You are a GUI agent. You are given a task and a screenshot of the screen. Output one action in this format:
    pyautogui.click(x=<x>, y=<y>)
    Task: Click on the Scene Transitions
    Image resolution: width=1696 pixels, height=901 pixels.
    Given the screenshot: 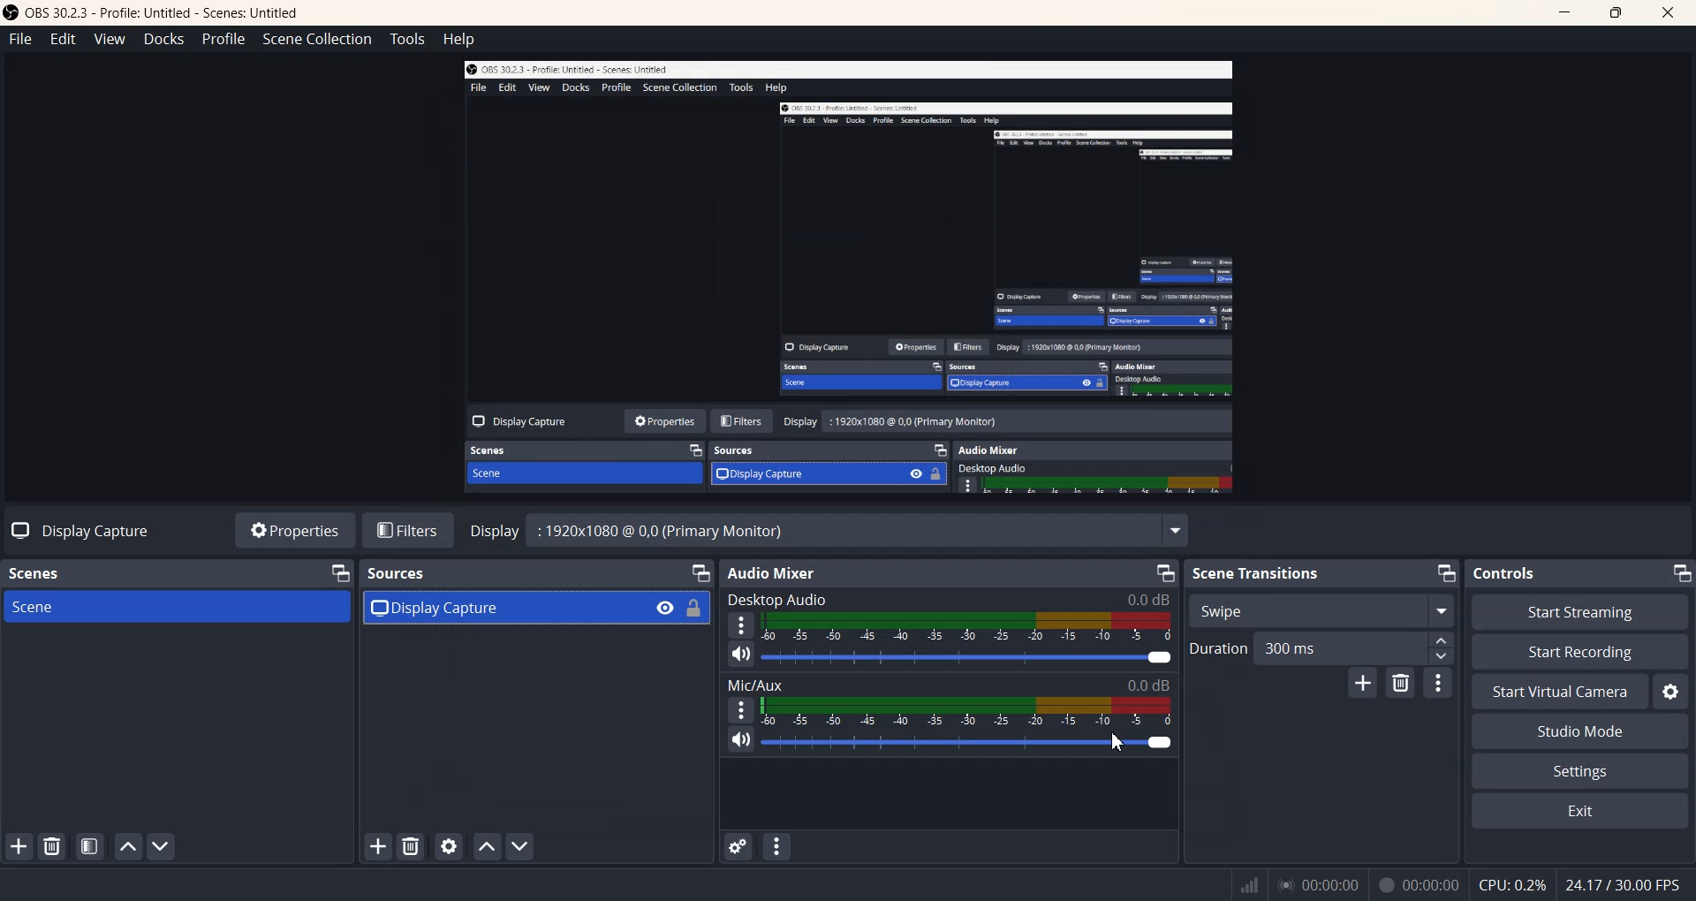 What is the action you would take?
    pyautogui.click(x=1257, y=572)
    